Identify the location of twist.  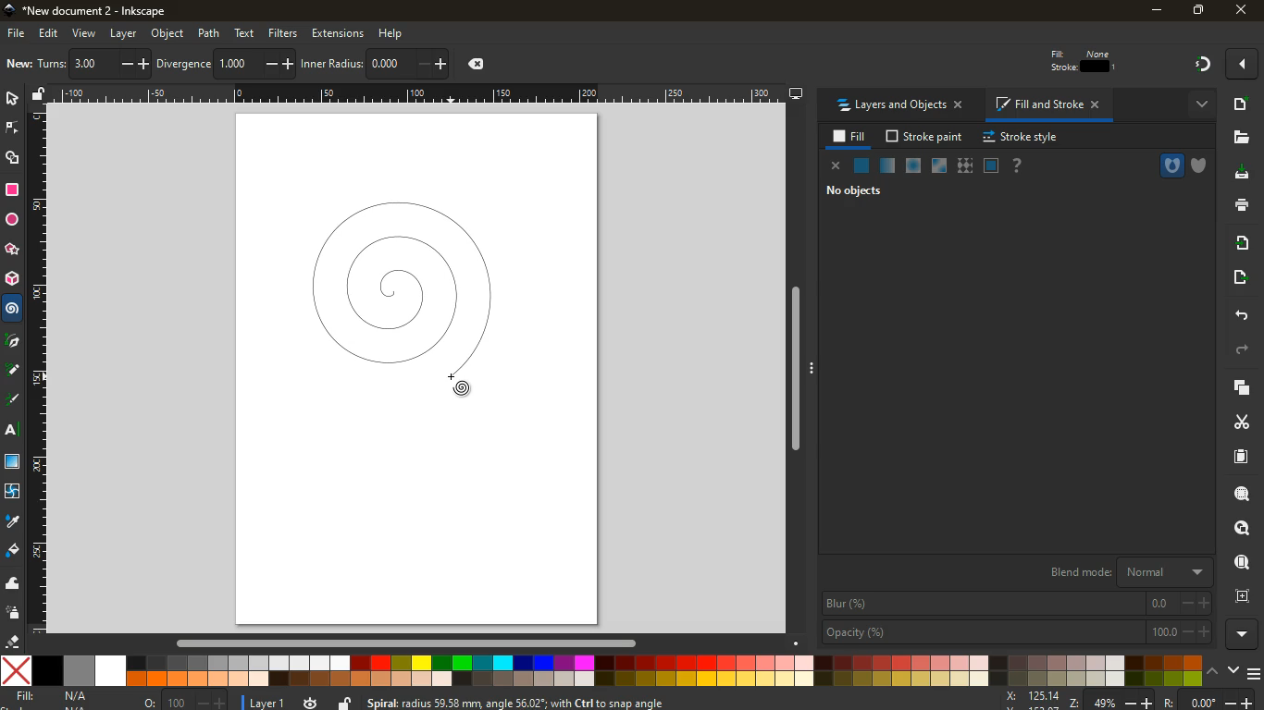
(13, 492).